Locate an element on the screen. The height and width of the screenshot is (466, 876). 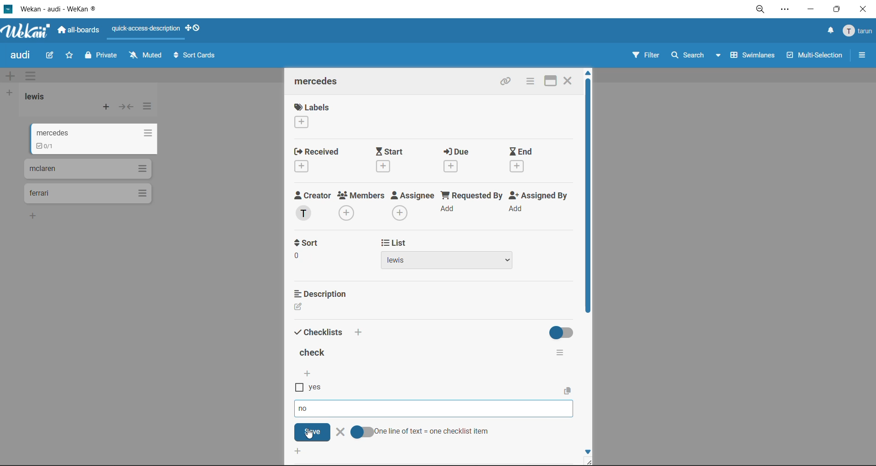
list title is located at coordinates (39, 97).